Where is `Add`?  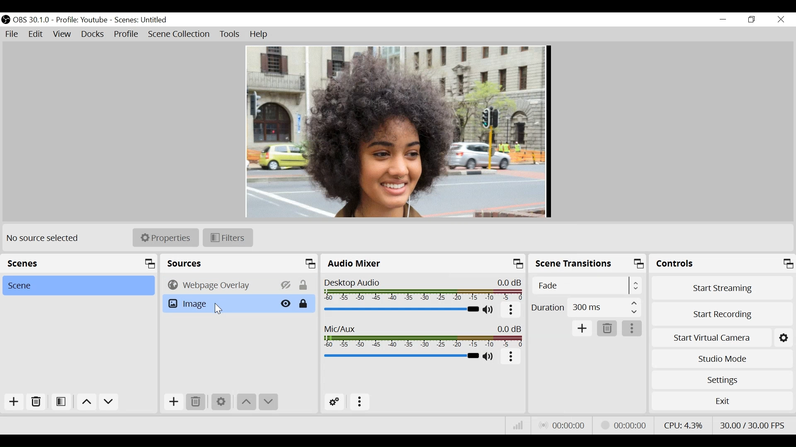 Add is located at coordinates (174, 401).